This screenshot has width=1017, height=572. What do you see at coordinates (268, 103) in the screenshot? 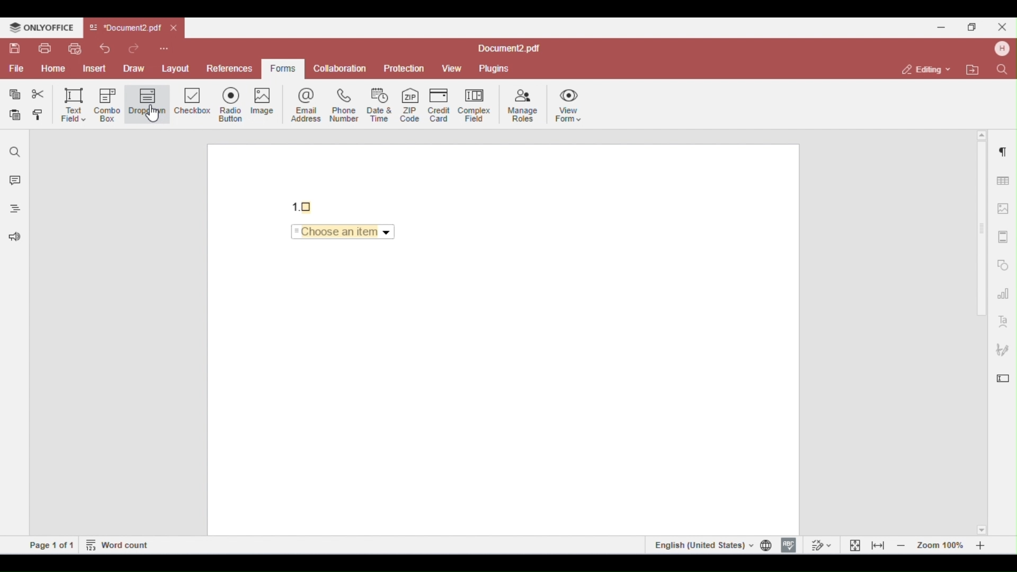
I see `image` at bounding box center [268, 103].